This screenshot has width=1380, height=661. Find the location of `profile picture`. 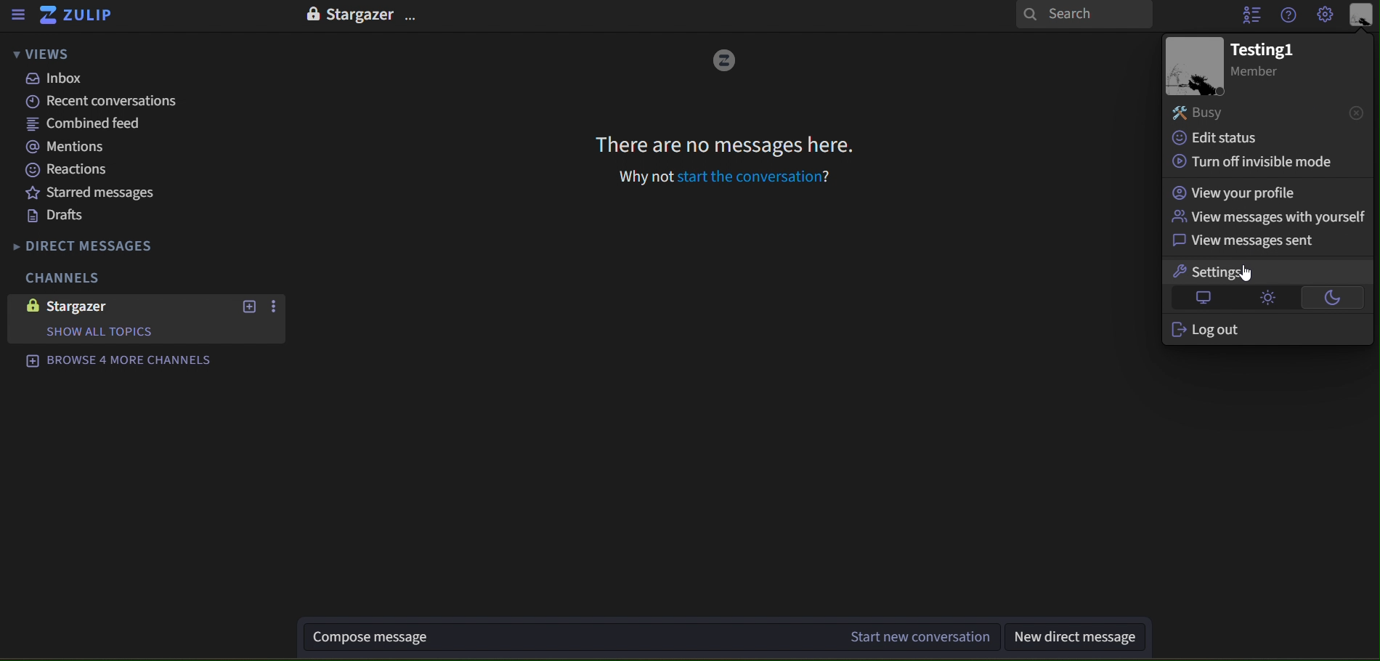

profile picture is located at coordinates (1192, 65).